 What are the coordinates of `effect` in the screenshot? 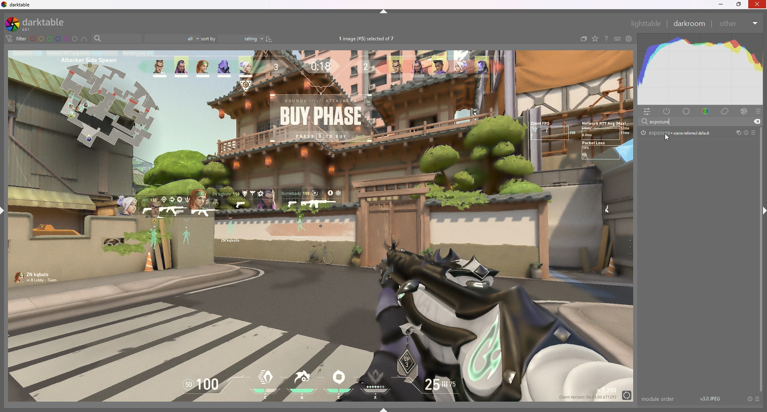 It's located at (744, 111).